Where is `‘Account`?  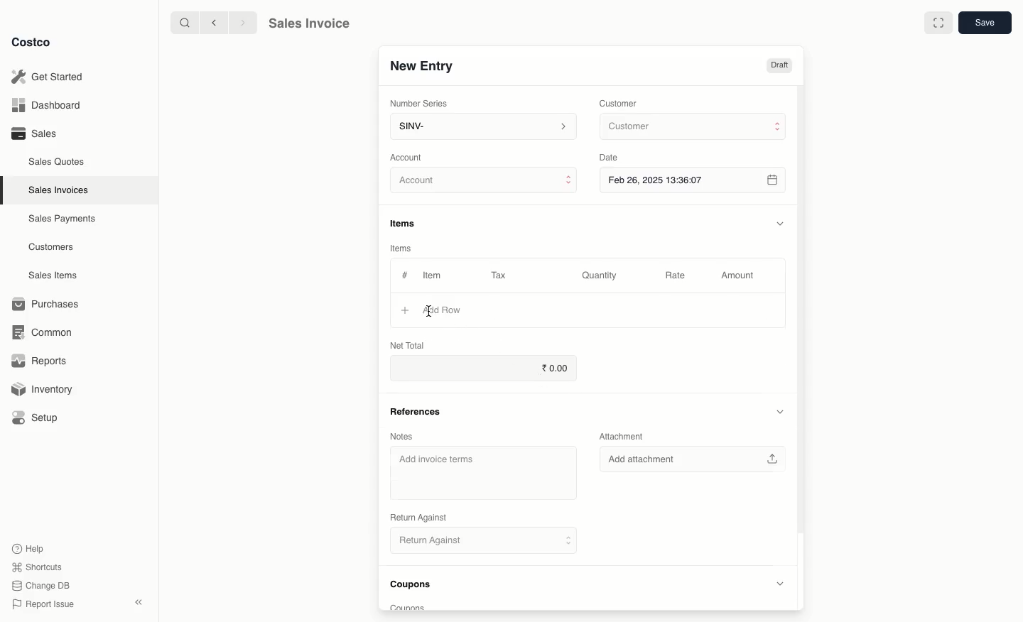 ‘Account is located at coordinates (409, 157).